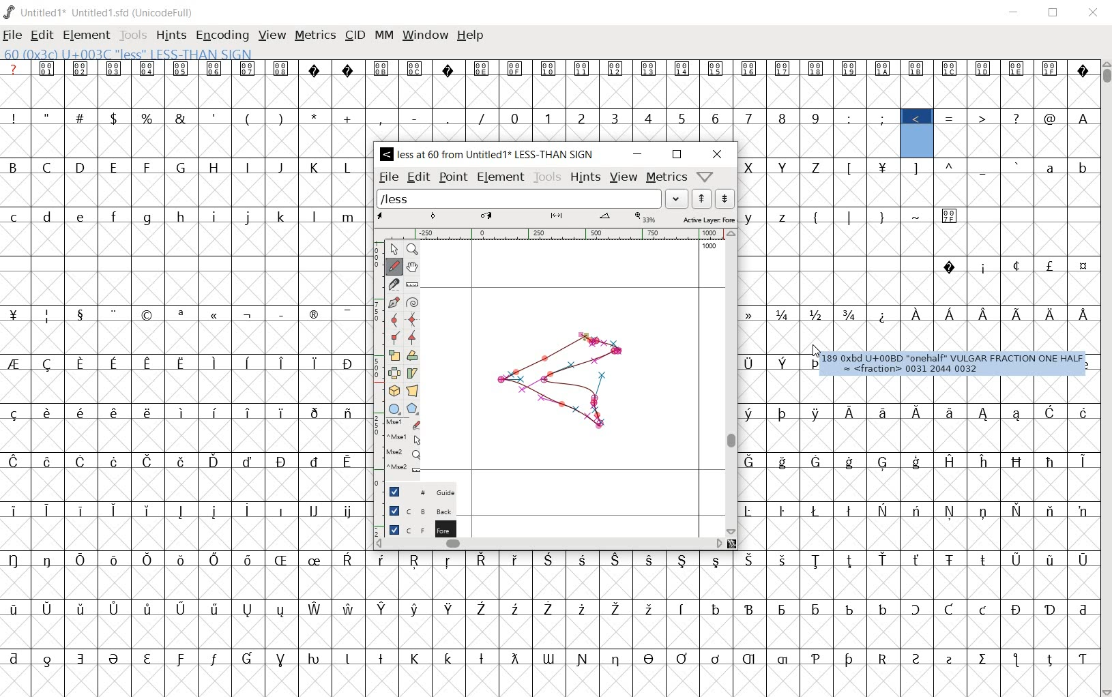 This screenshot has width=1112, height=697. I want to click on Add a corner point, so click(413, 337).